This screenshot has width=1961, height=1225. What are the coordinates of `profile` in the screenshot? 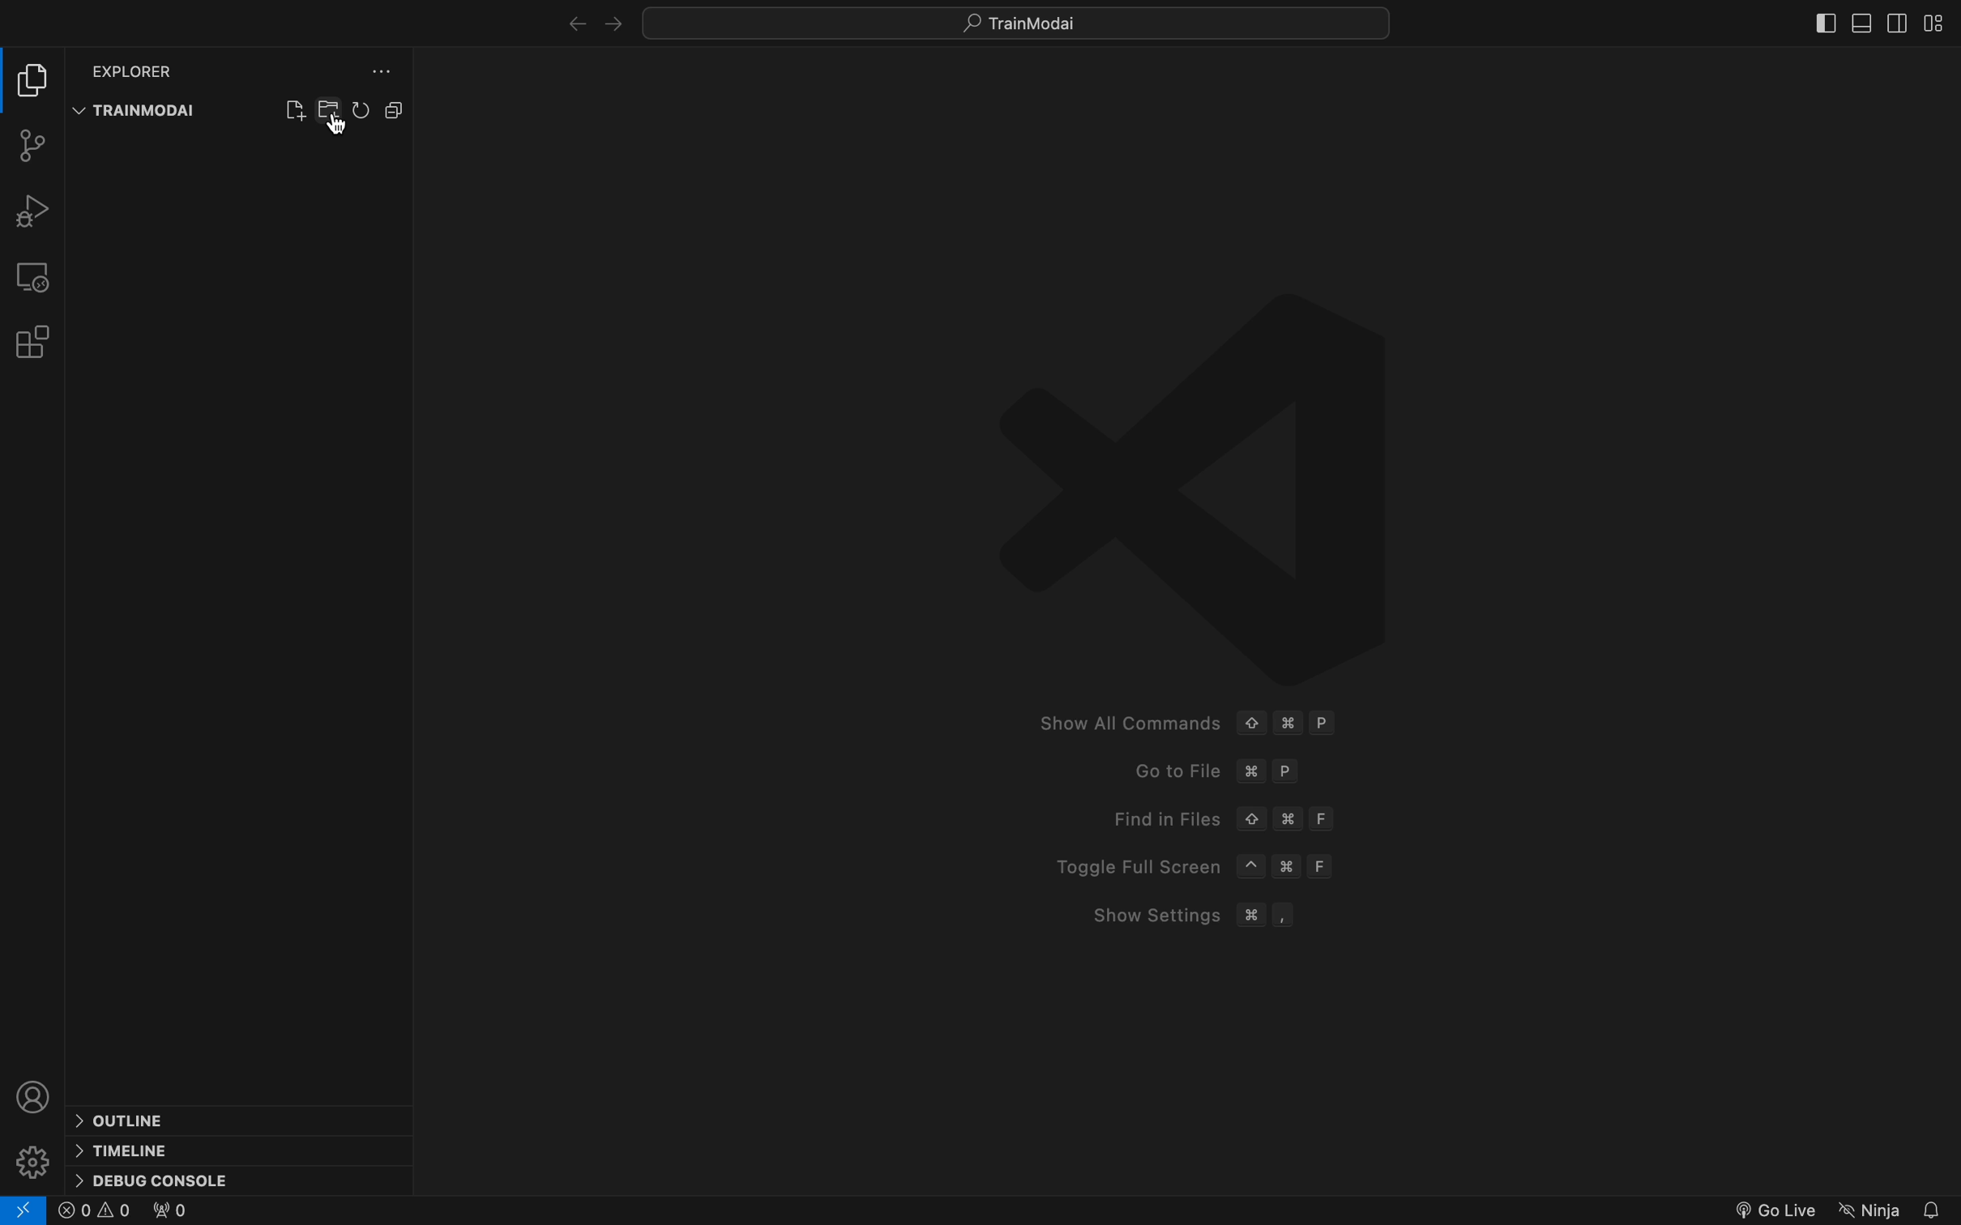 It's located at (36, 1095).